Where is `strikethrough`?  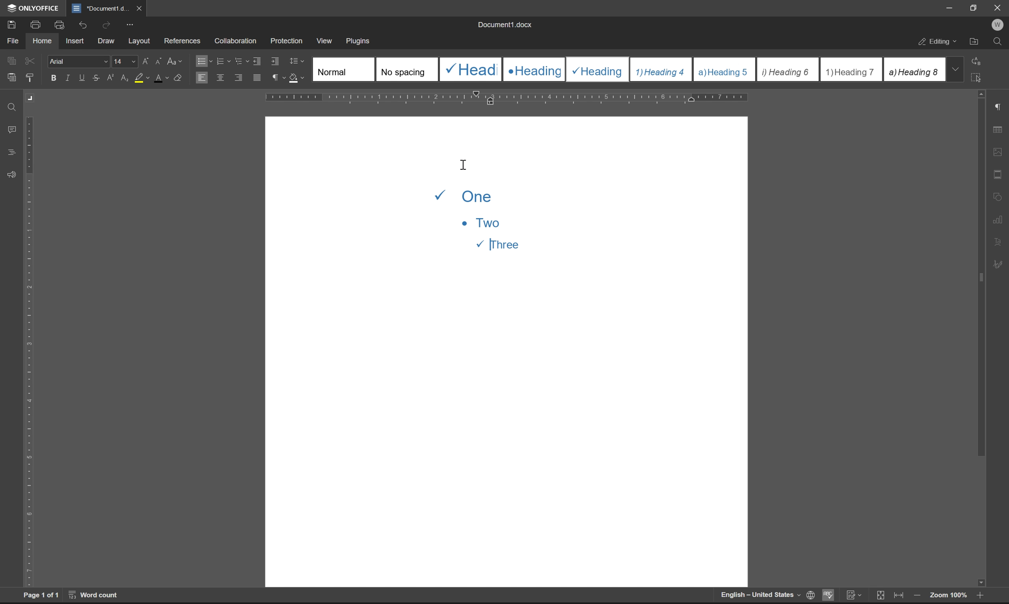
strikethrough is located at coordinates (97, 77).